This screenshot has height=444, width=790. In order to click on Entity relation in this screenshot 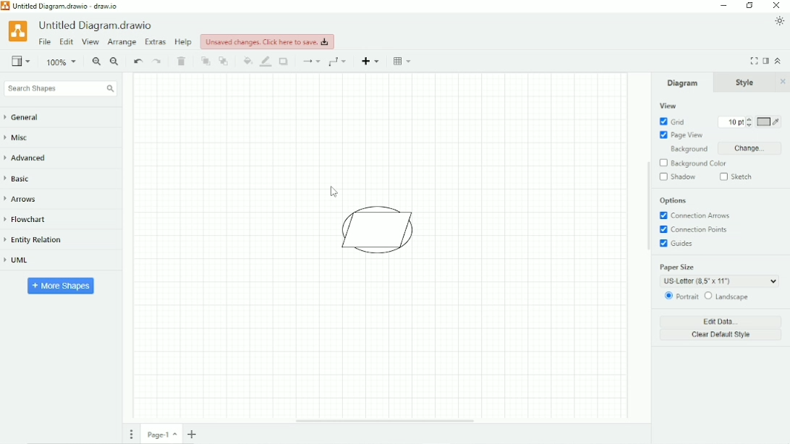, I will do `click(40, 240)`.